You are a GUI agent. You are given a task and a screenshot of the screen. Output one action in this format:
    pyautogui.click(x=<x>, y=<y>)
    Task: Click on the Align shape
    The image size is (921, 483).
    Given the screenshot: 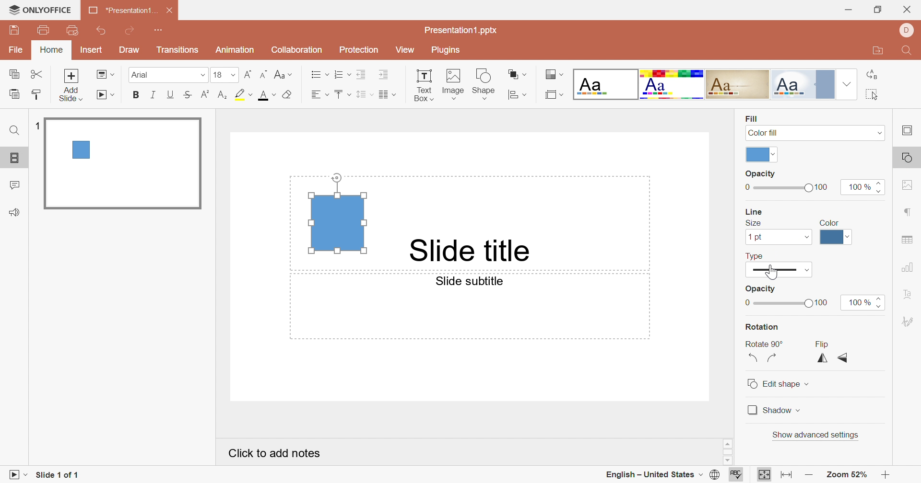 What is the action you would take?
    pyautogui.click(x=518, y=95)
    